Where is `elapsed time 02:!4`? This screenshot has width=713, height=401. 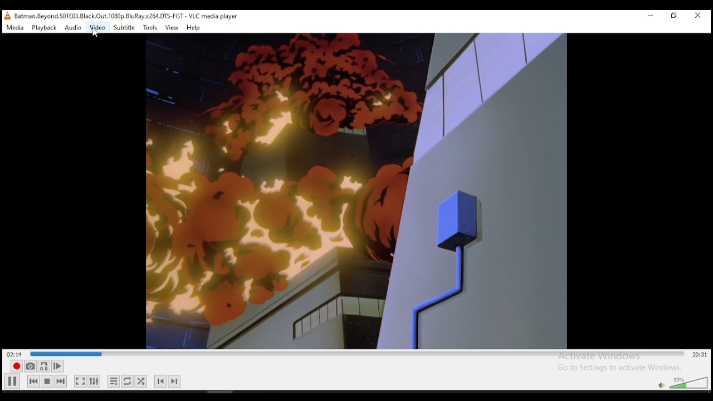 elapsed time 02:!4 is located at coordinates (16, 354).